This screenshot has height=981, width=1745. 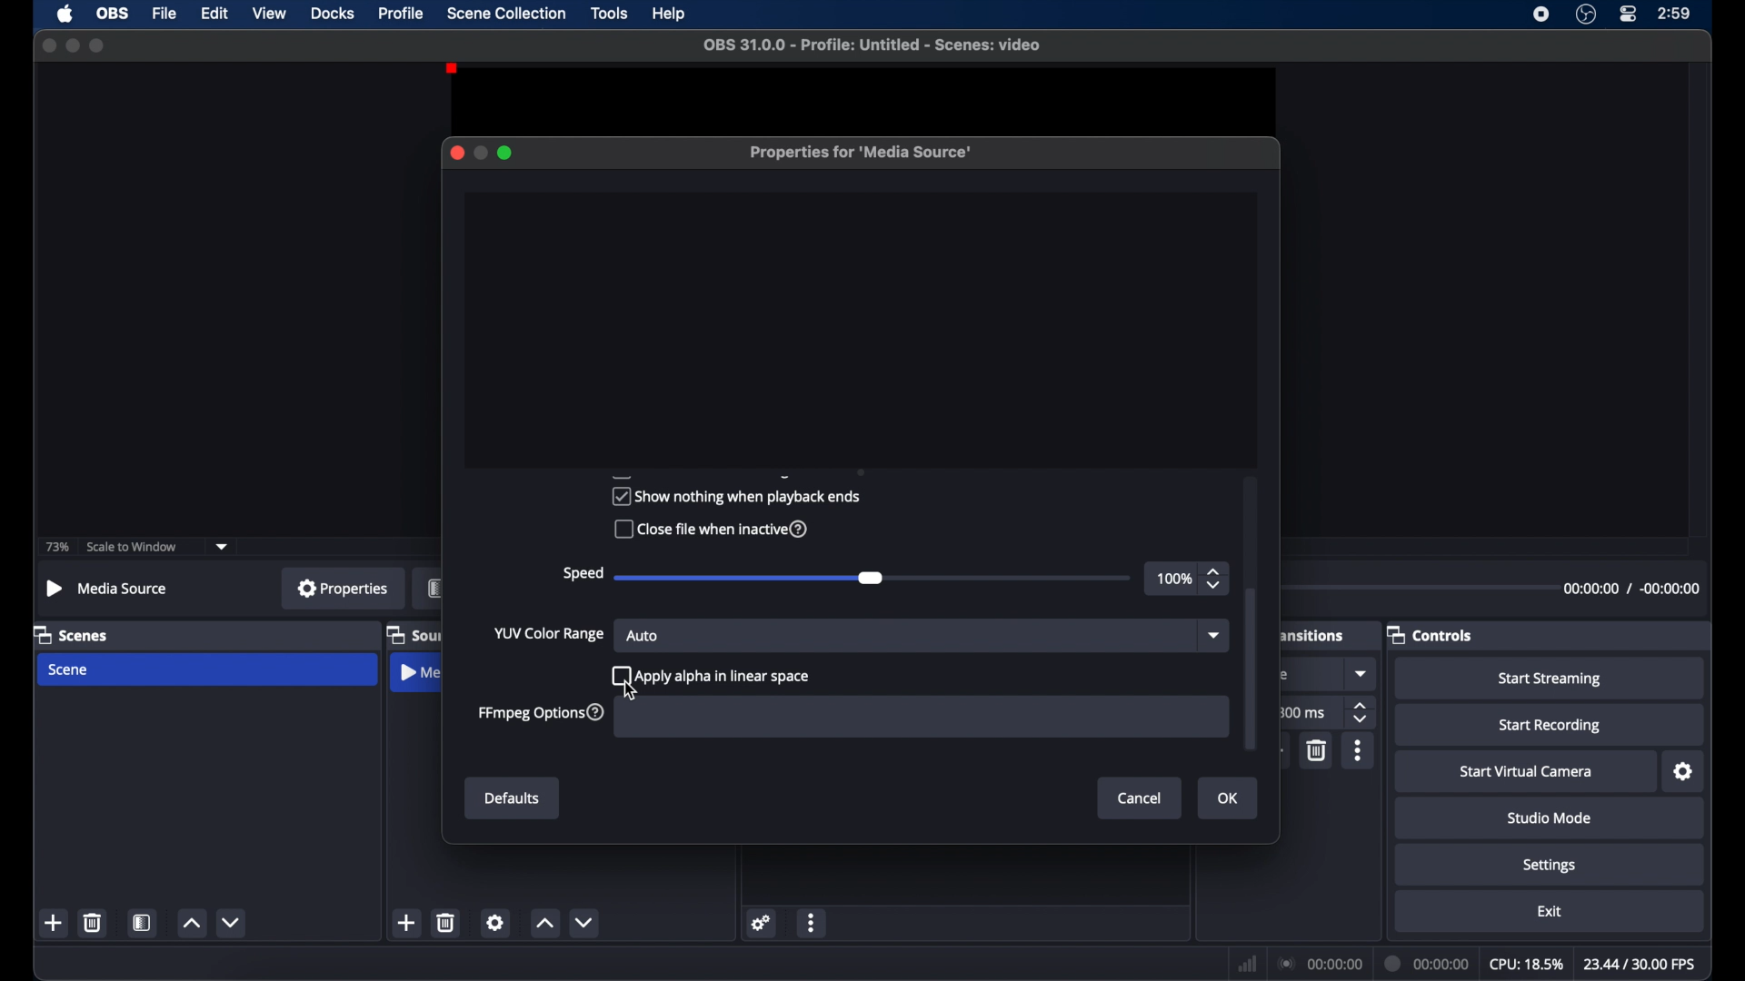 I want to click on no source selected, so click(x=111, y=589).